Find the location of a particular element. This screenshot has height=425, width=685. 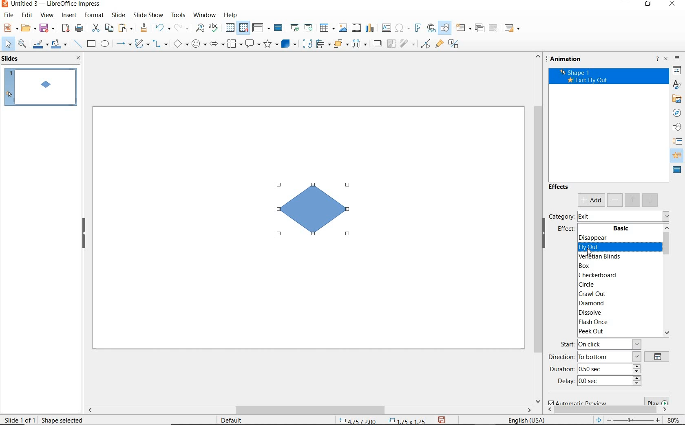

3d objects is located at coordinates (289, 44).